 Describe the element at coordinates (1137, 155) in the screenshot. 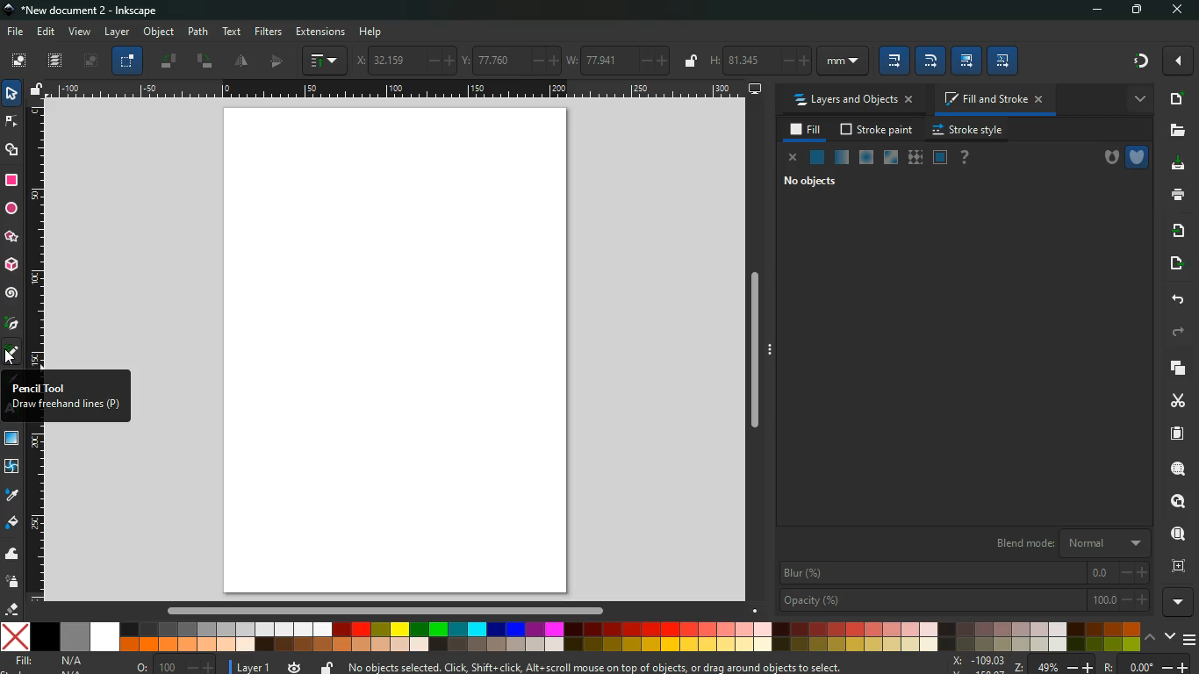

I see `shield` at that location.